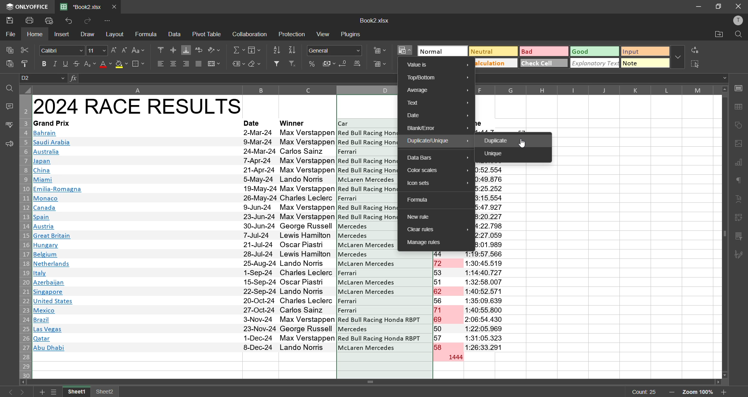  Describe the element at coordinates (187, 50) in the screenshot. I see `align bottom` at that location.